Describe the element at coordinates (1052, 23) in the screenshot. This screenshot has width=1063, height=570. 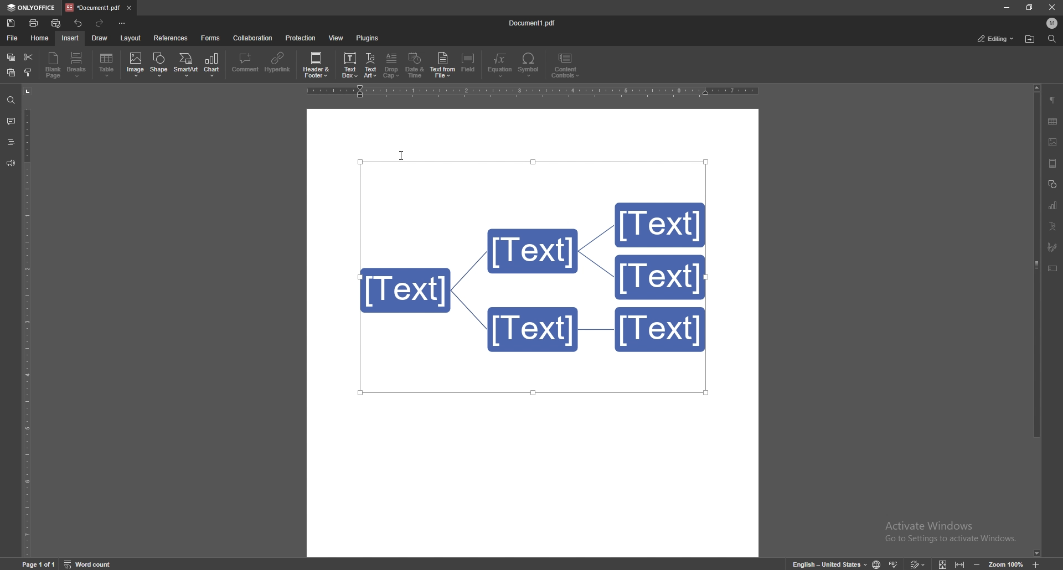
I see `profile` at that location.